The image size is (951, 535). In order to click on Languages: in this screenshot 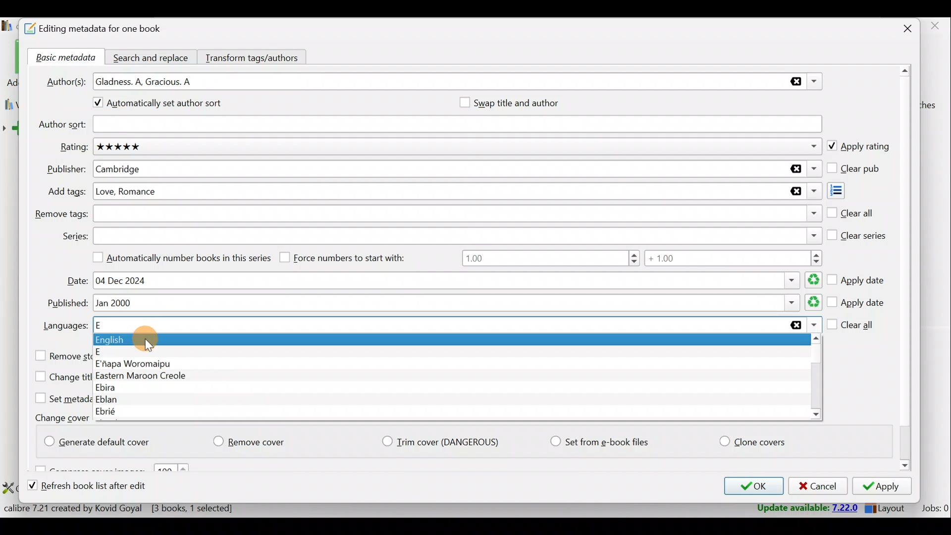, I will do `click(64, 327)`.